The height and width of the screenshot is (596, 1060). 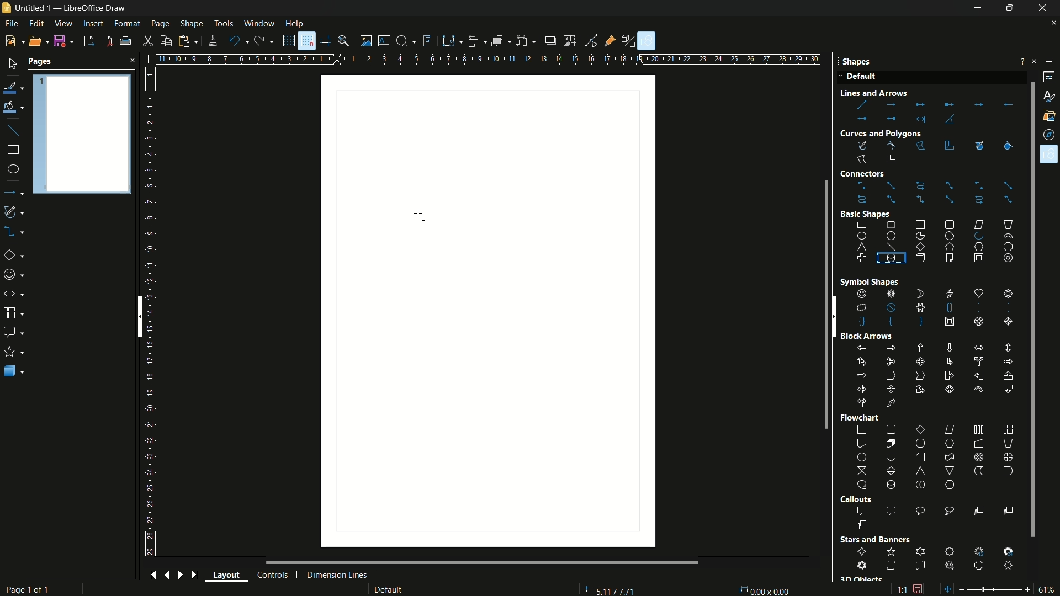 I want to click on basic shapes, so click(x=936, y=241).